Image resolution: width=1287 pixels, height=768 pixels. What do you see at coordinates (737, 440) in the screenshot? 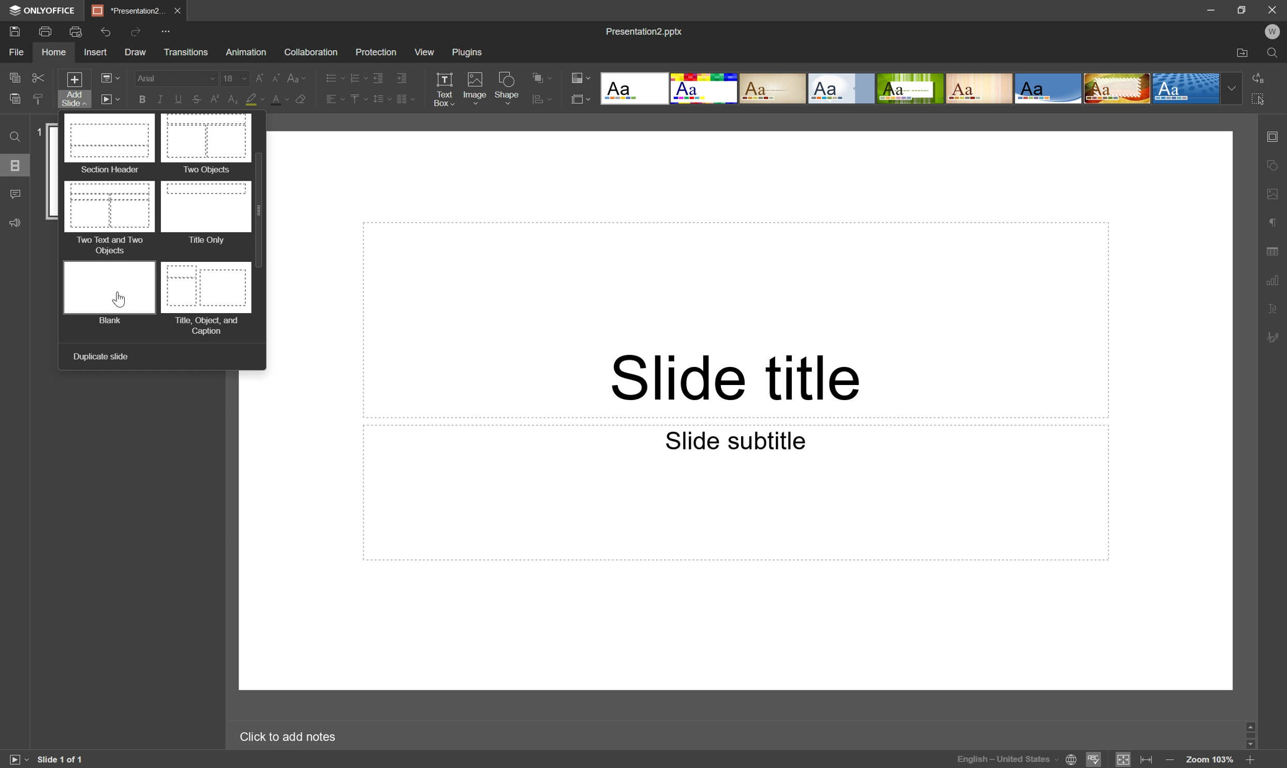
I see `Slide subtitle` at bounding box center [737, 440].